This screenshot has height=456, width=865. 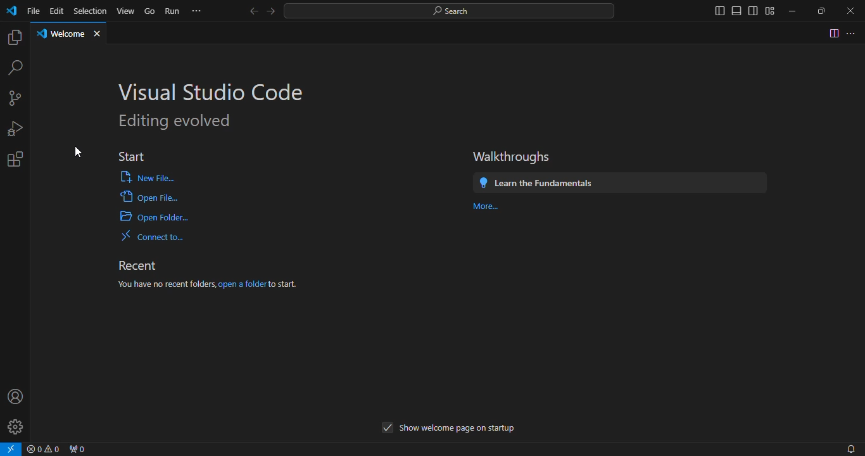 What do you see at coordinates (484, 205) in the screenshot?
I see `More` at bounding box center [484, 205].